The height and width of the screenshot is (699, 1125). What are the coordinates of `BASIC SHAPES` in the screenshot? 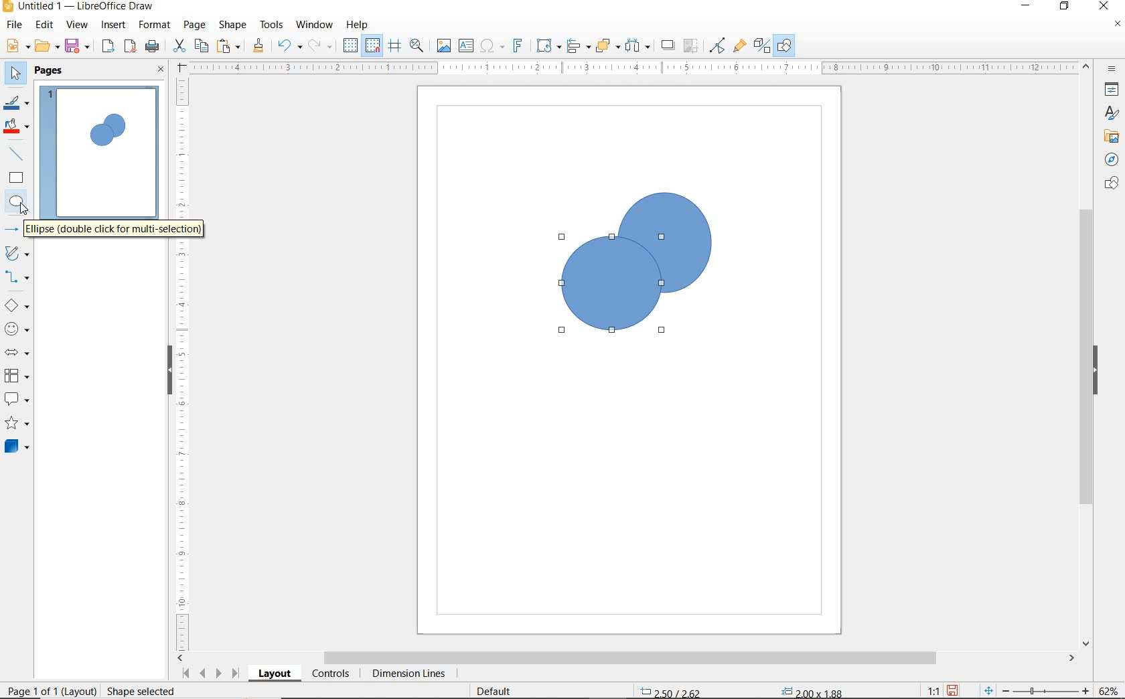 It's located at (17, 307).